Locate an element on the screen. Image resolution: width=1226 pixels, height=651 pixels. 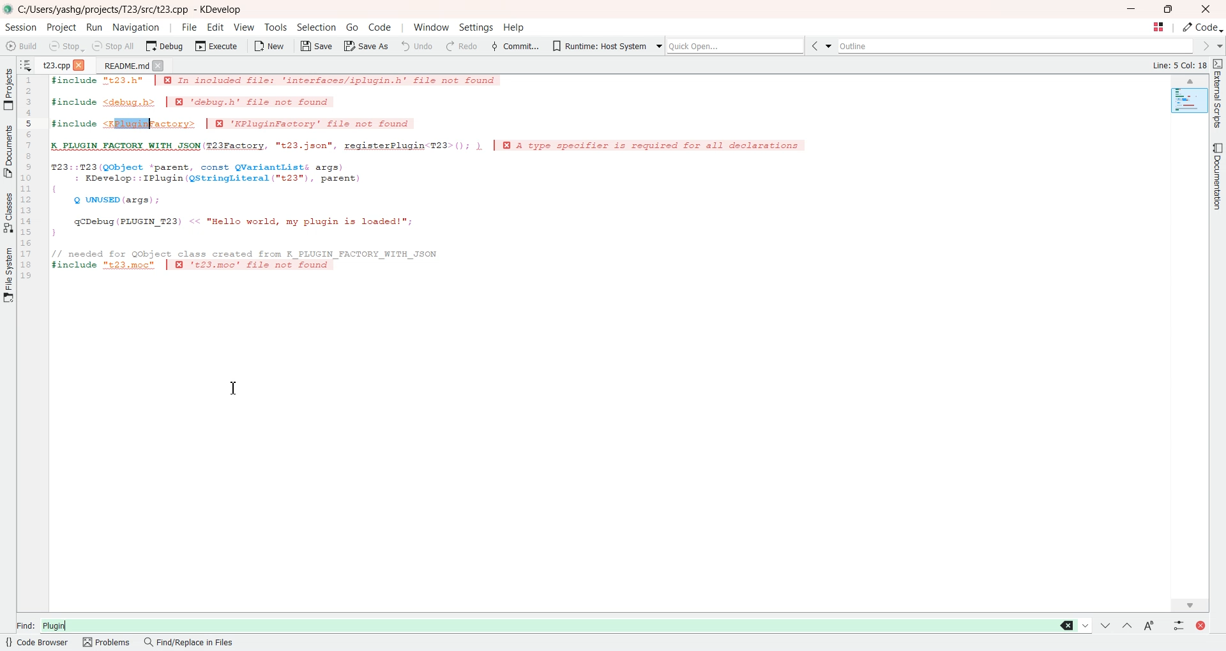
Erase text is located at coordinates (1068, 625).